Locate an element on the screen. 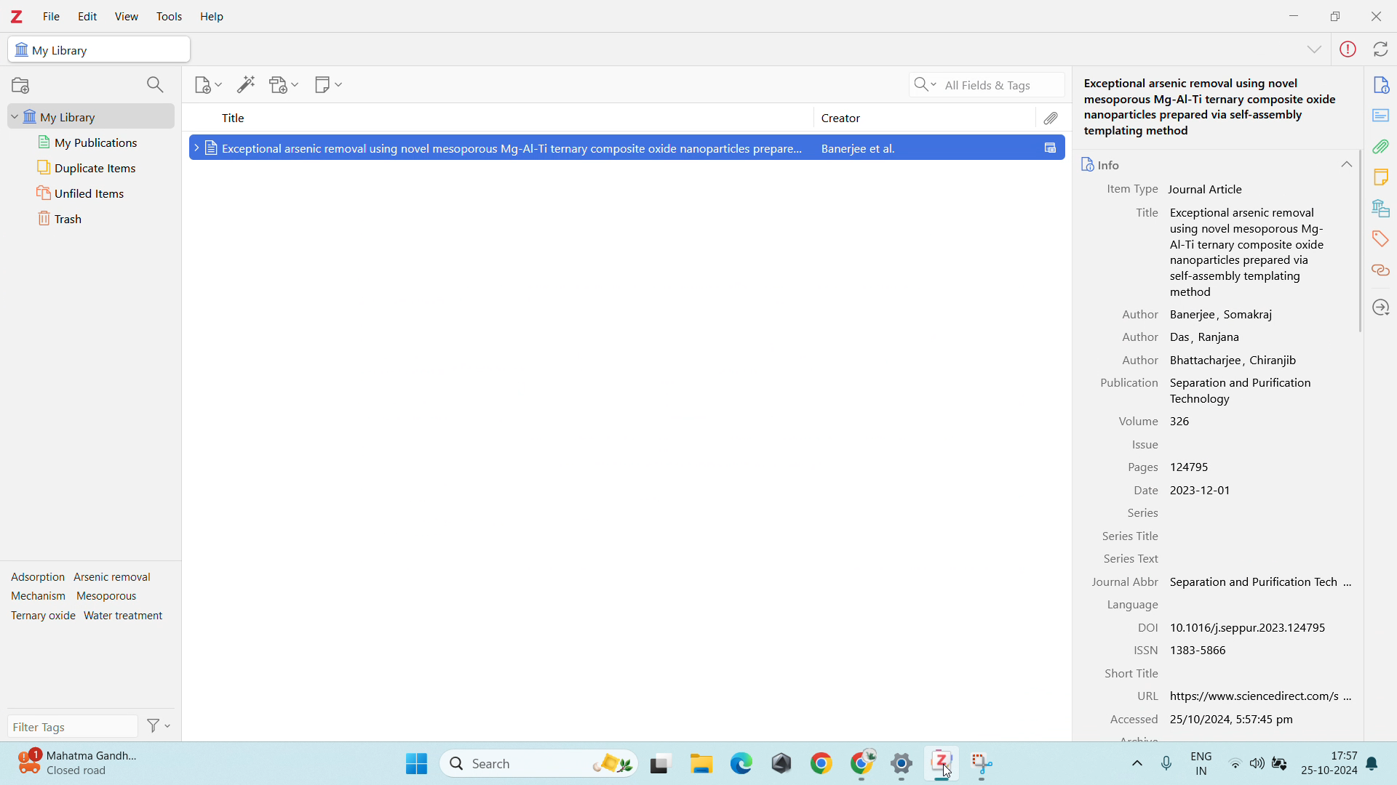 The image size is (1397, 785). add item is located at coordinates (209, 85).